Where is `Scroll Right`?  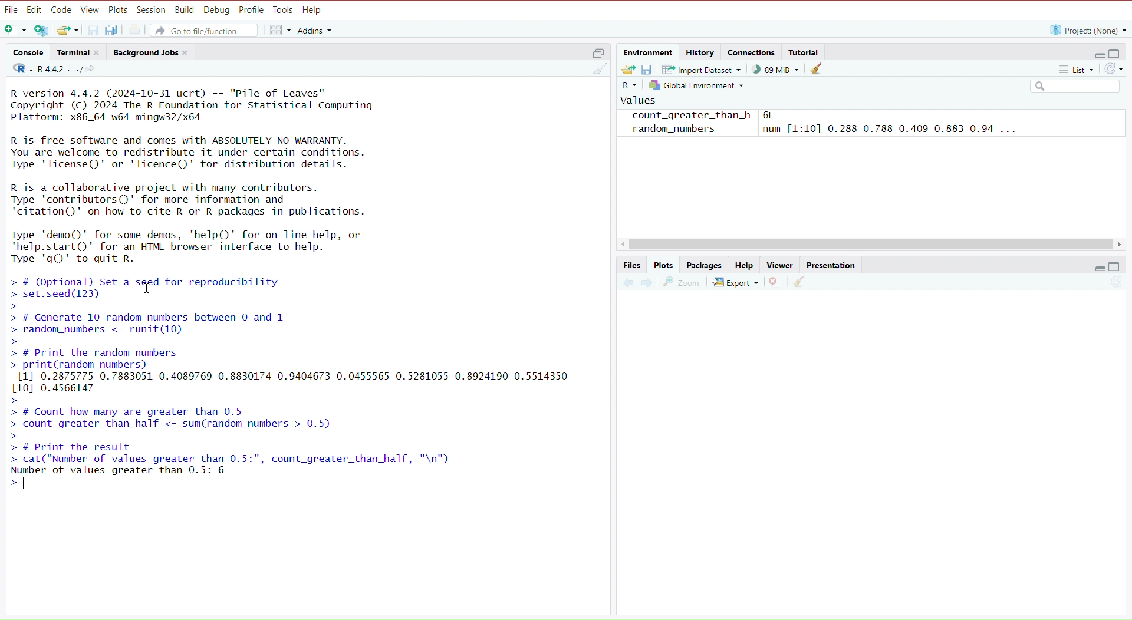 Scroll Right is located at coordinates (1120, 245).